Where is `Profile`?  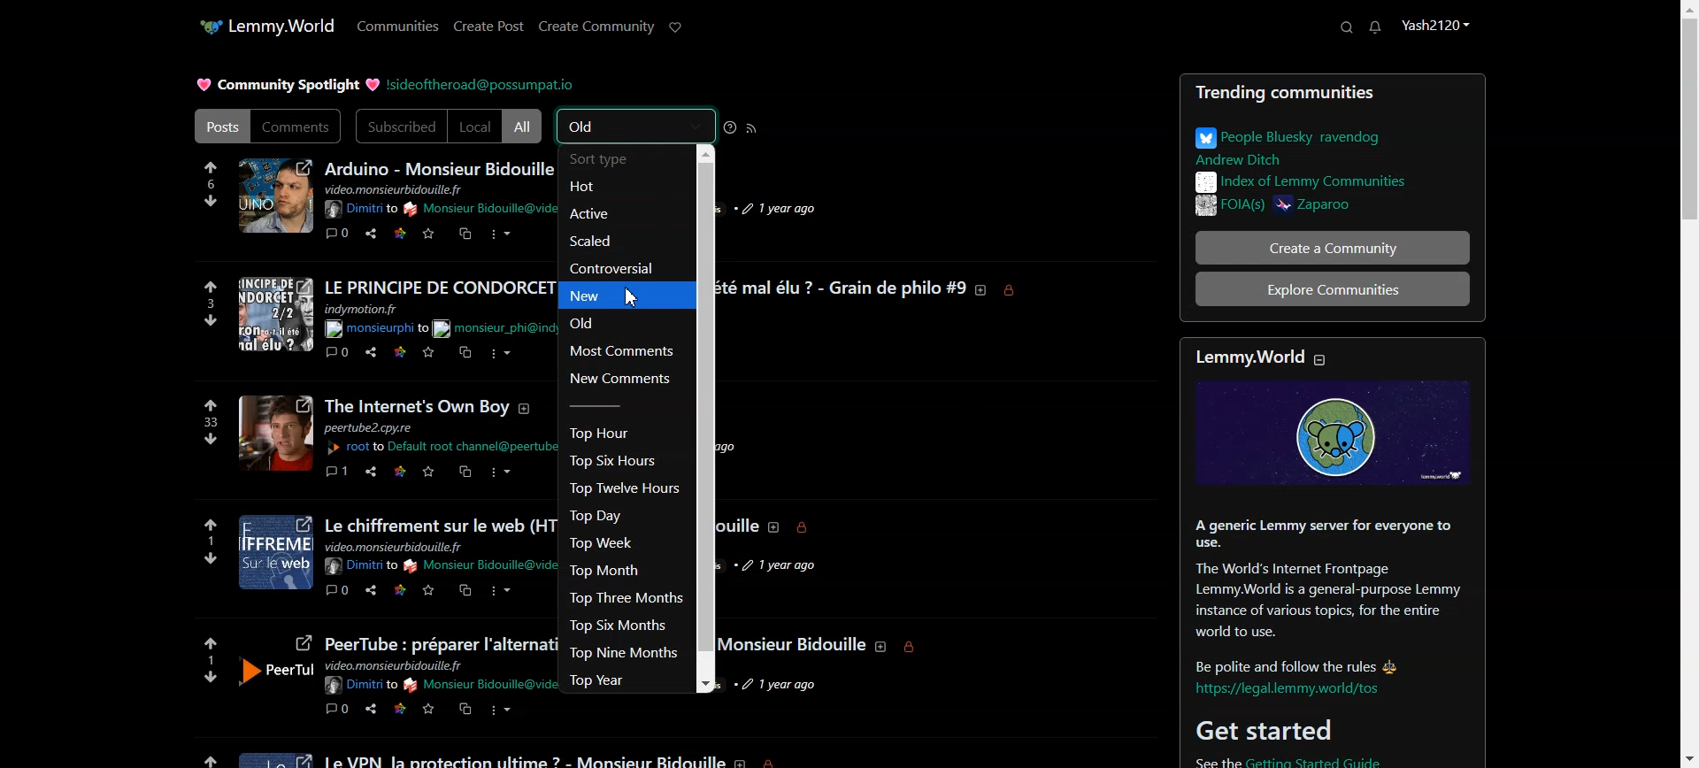 Profile is located at coordinates (1436, 27).